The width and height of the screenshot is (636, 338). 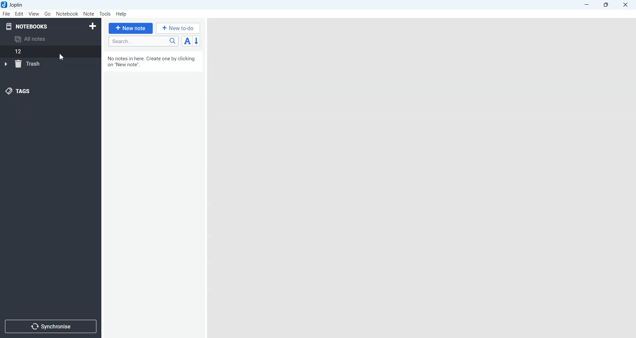 I want to click on Cursor, so click(x=62, y=57).